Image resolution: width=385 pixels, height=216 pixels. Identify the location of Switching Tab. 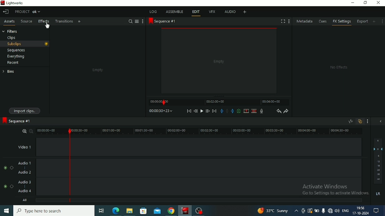
(101, 211).